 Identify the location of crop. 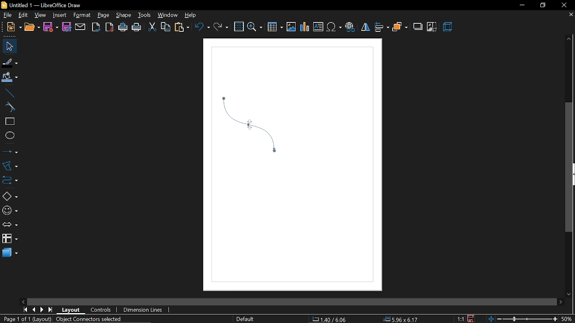
(432, 27).